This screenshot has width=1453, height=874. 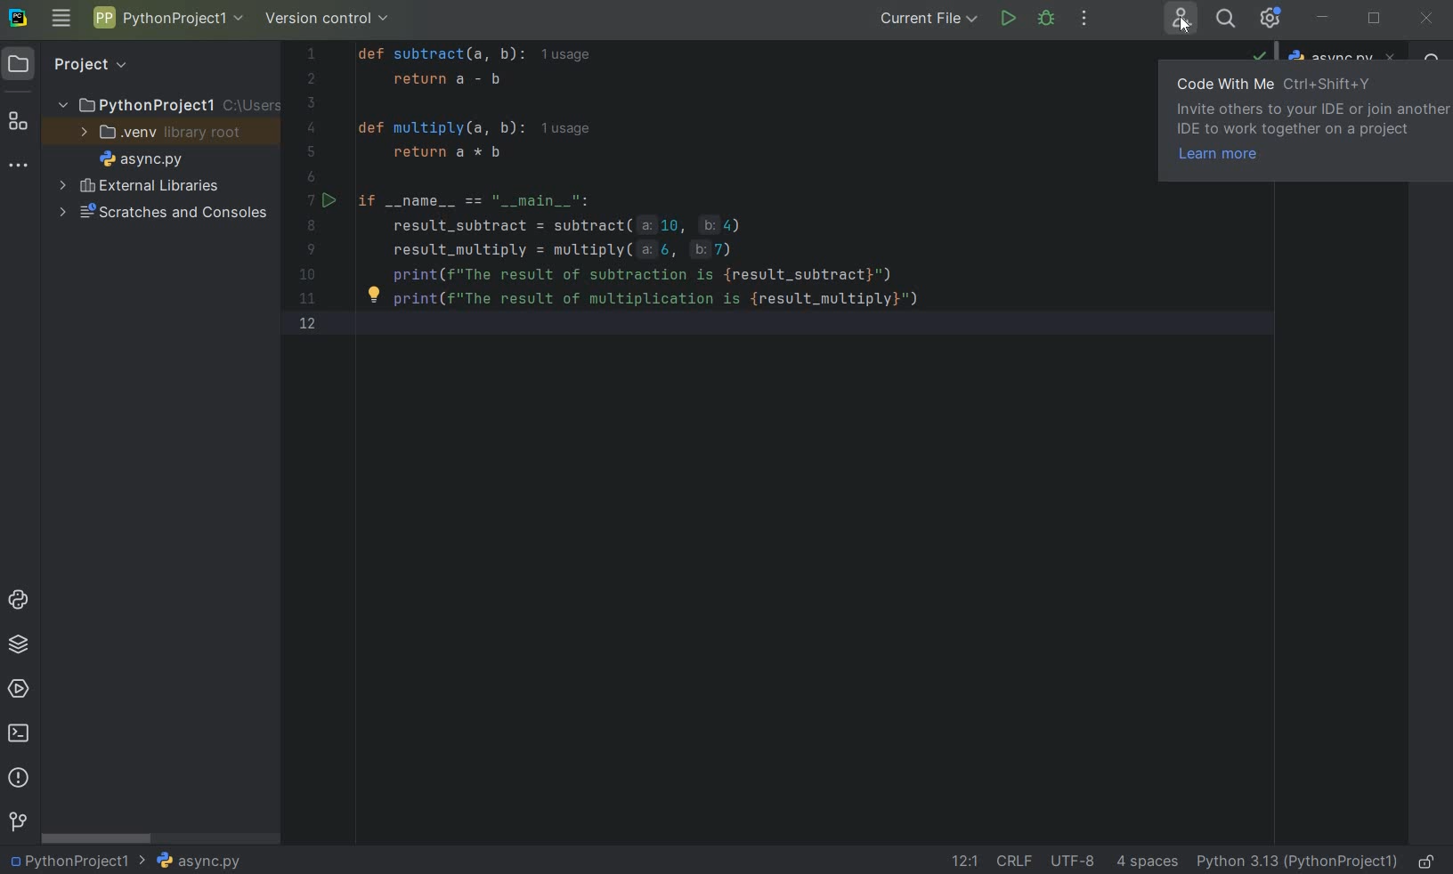 I want to click on FILE NAME, so click(x=198, y=862).